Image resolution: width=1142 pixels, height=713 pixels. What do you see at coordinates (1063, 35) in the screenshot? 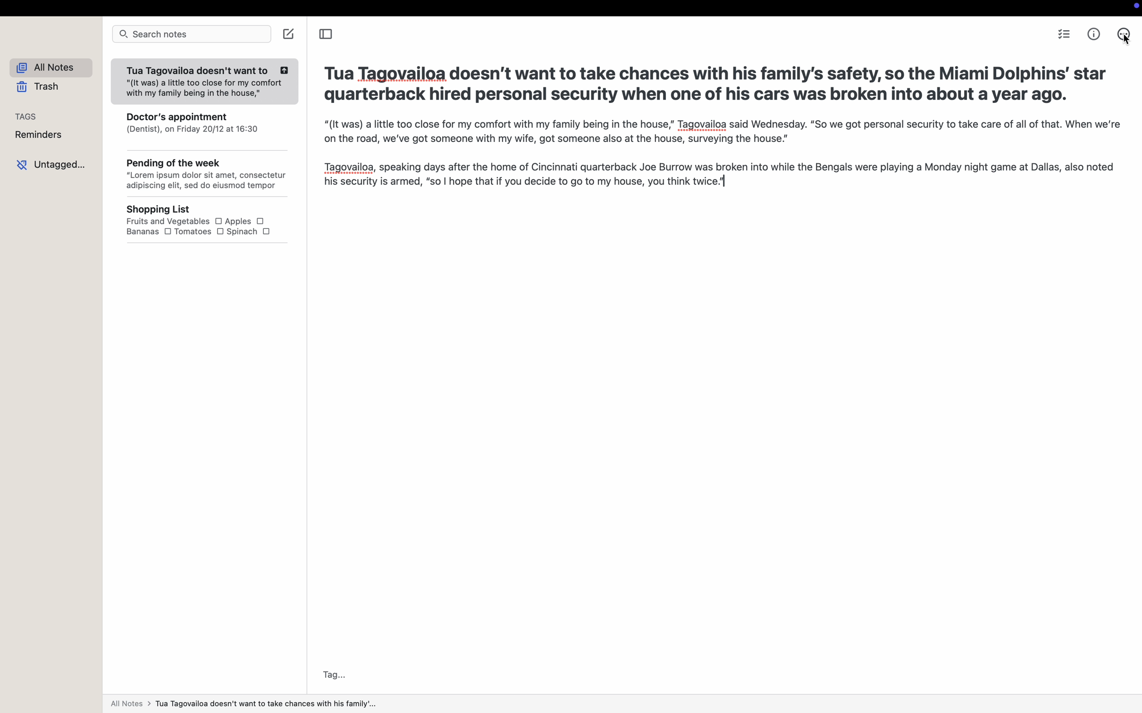
I see `checklist` at bounding box center [1063, 35].